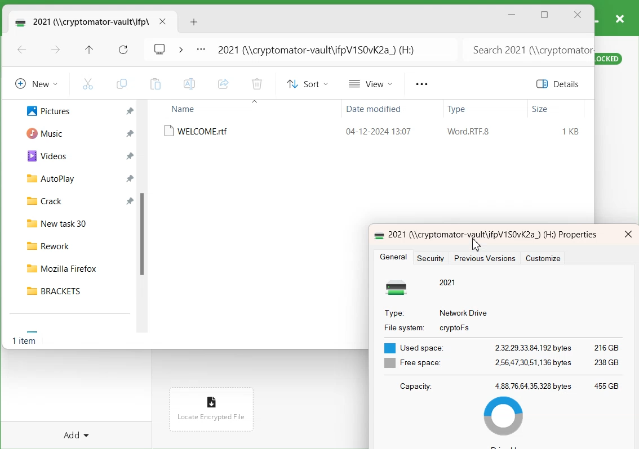  I want to click on Rework, so click(74, 244).